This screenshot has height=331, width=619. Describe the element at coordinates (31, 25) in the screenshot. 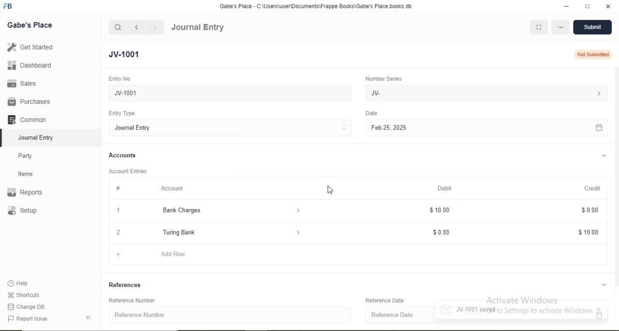

I see `Gabe's Place` at that location.